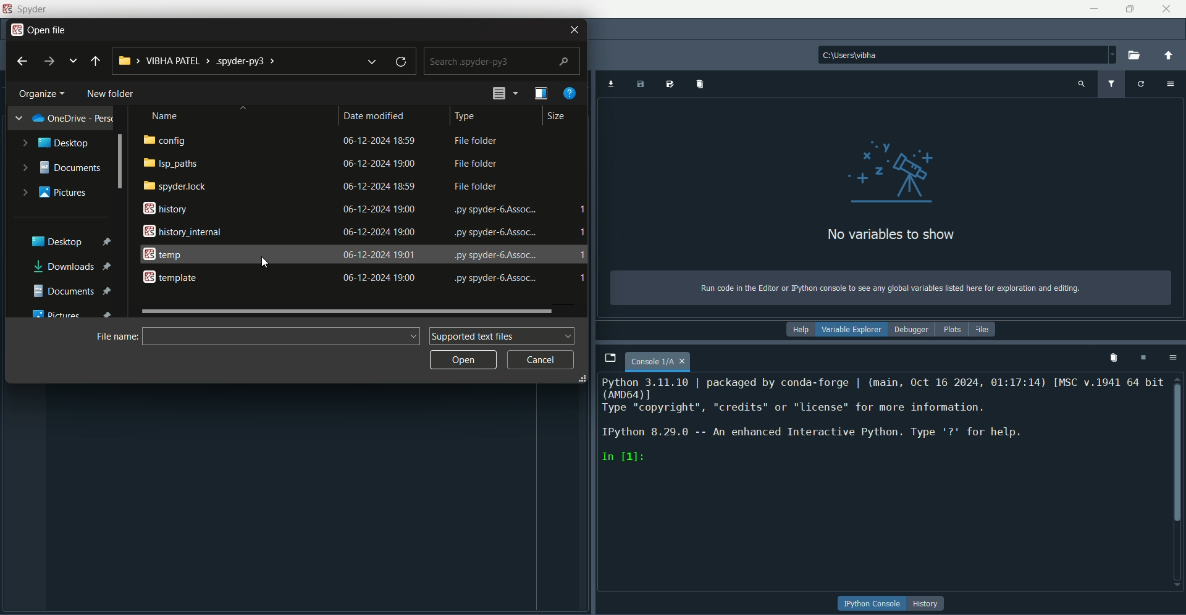  What do you see at coordinates (1080, 85) in the screenshot?
I see `search variable` at bounding box center [1080, 85].